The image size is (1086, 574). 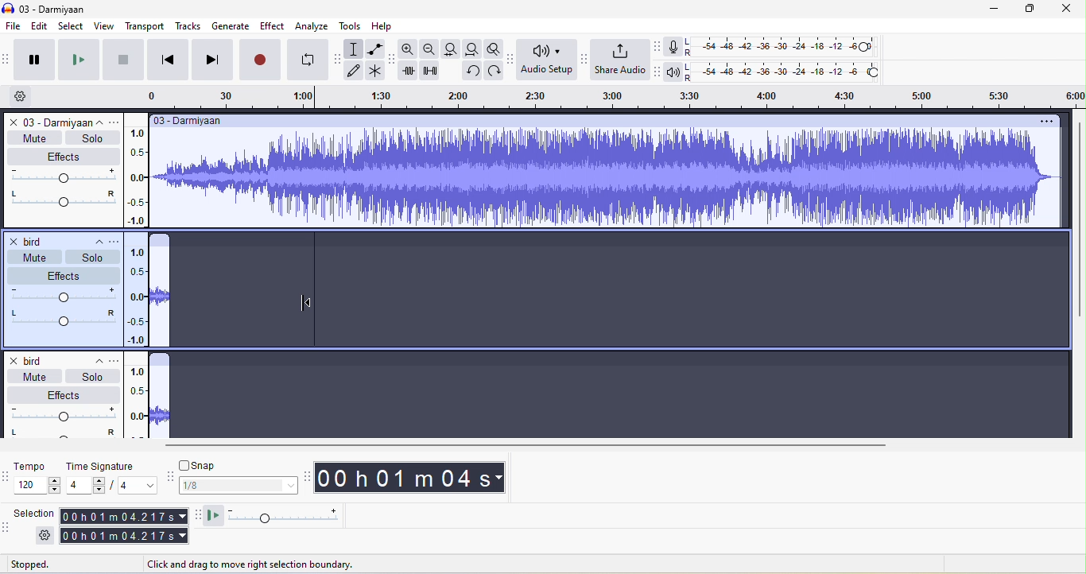 I want to click on audacity play back meter toolbar, so click(x=661, y=72).